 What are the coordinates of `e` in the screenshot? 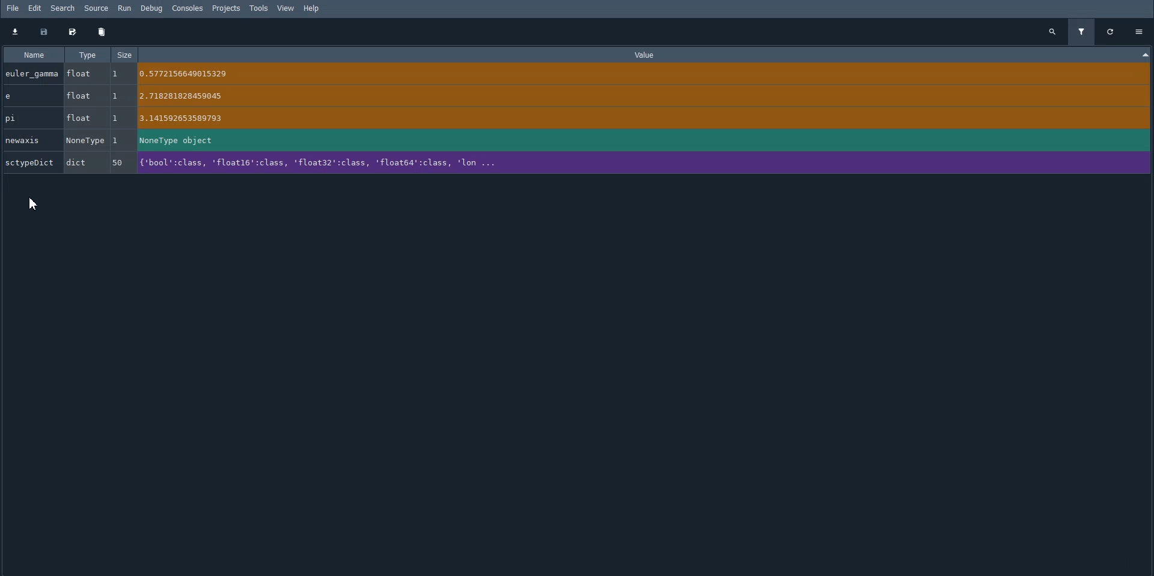 It's located at (134, 96).